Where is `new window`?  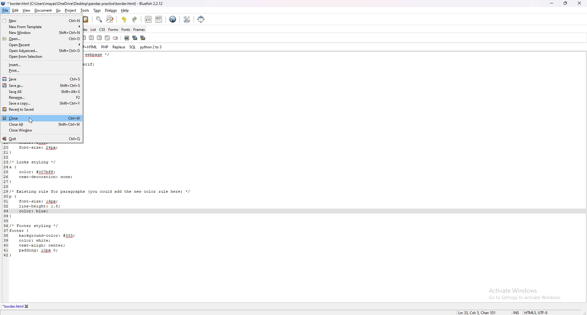
new window is located at coordinates (42, 33).